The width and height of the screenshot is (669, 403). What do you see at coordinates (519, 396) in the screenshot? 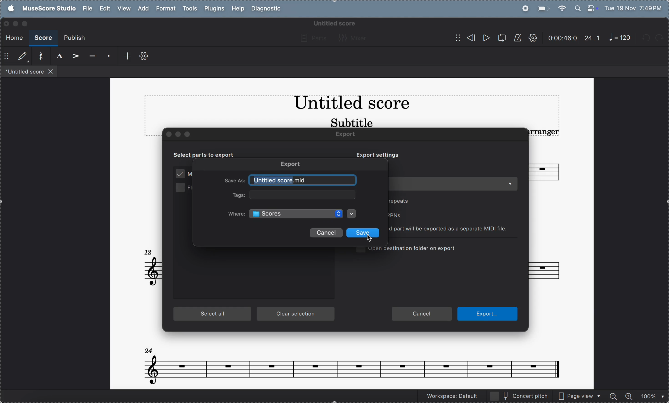
I see `concert pitch` at bounding box center [519, 396].